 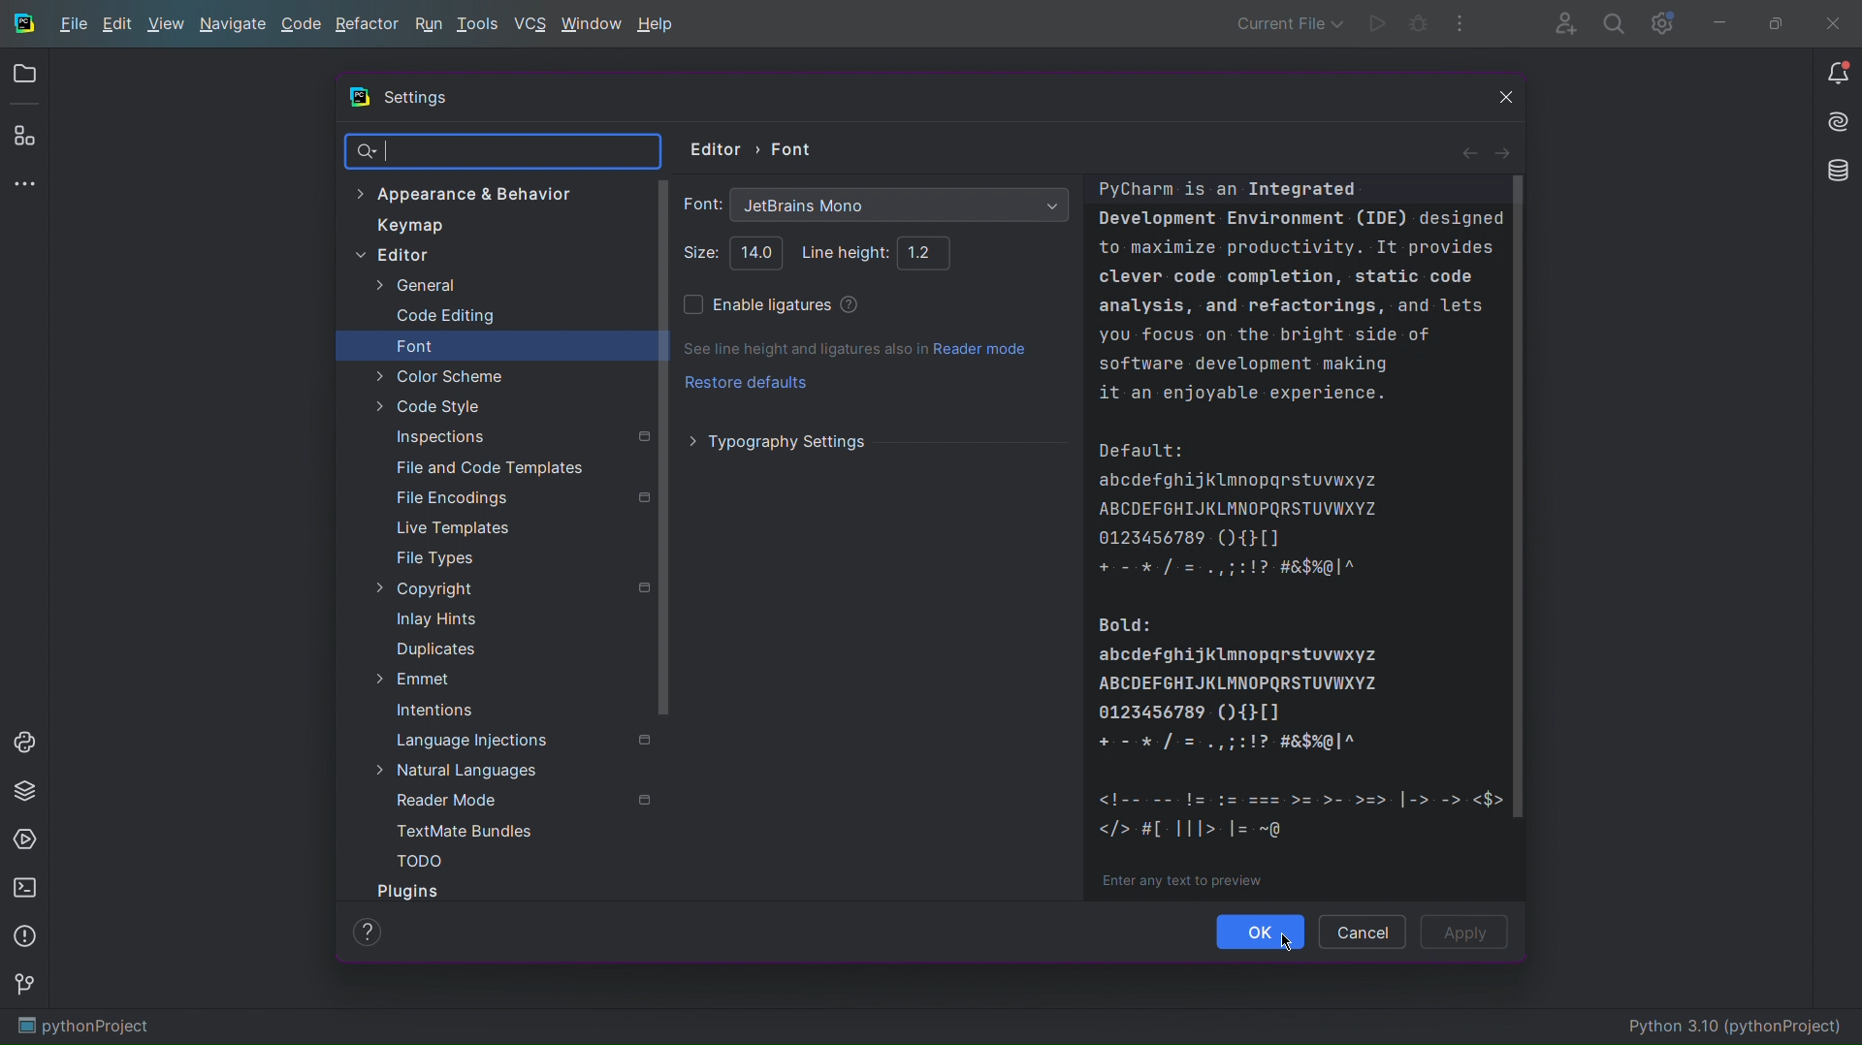 I want to click on Duplicates, so click(x=433, y=649).